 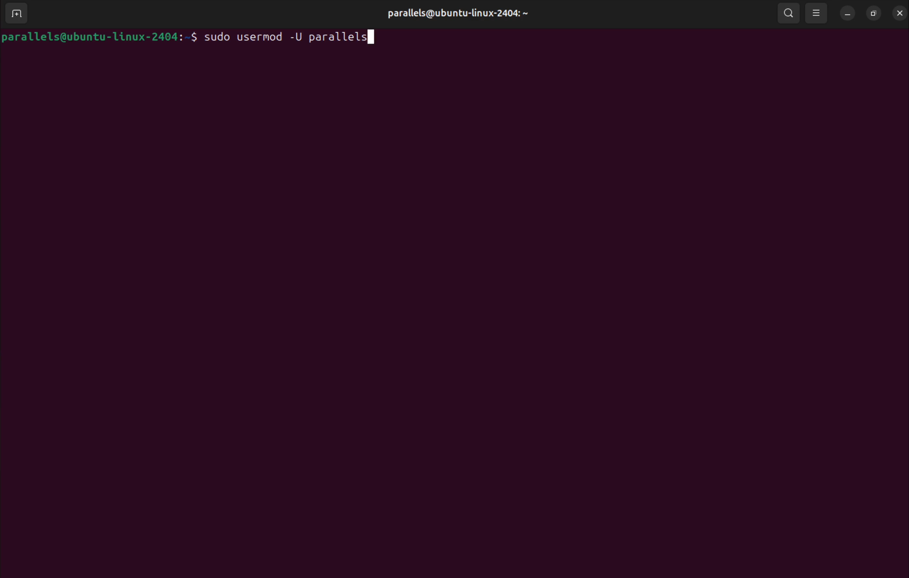 What do you see at coordinates (872, 12) in the screenshot?
I see `resize` at bounding box center [872, 12].